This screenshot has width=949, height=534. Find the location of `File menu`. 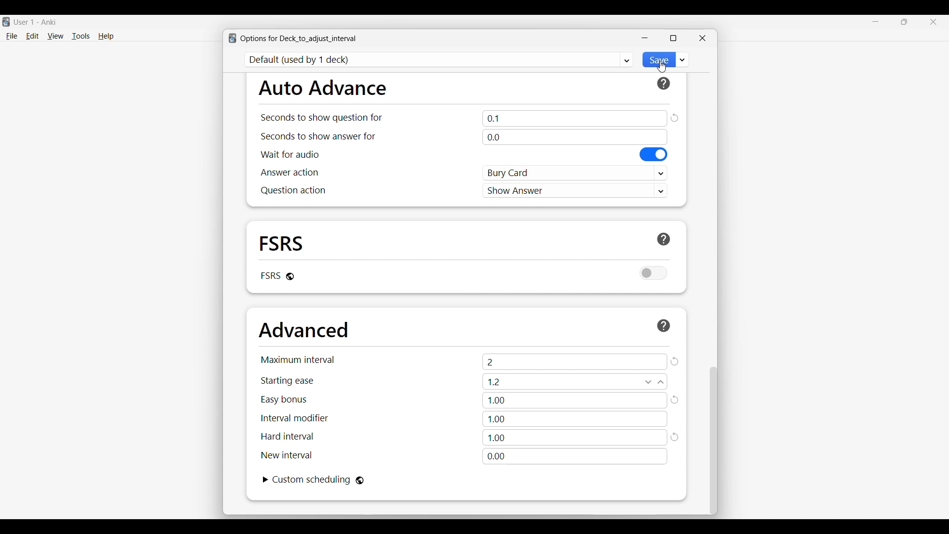

File menu is located at coordinates (11, 37).